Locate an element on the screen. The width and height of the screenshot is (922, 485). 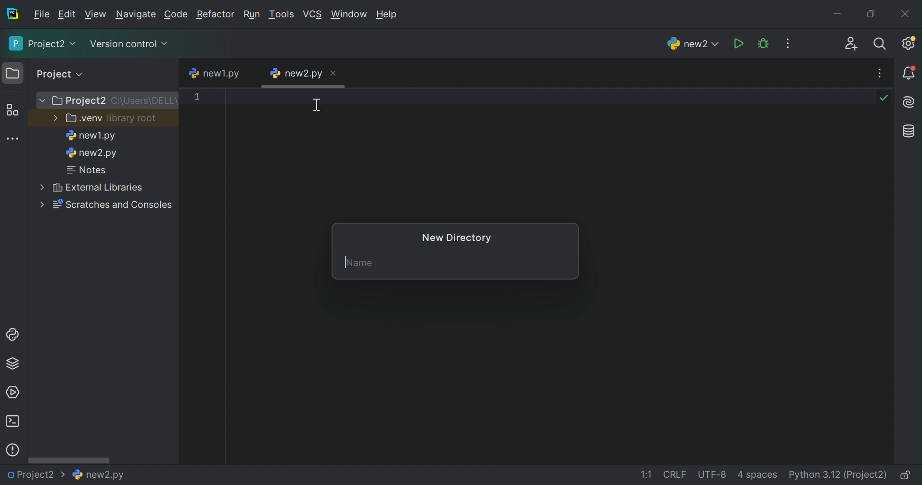
Python Packages is located at coordinates (14, 365).